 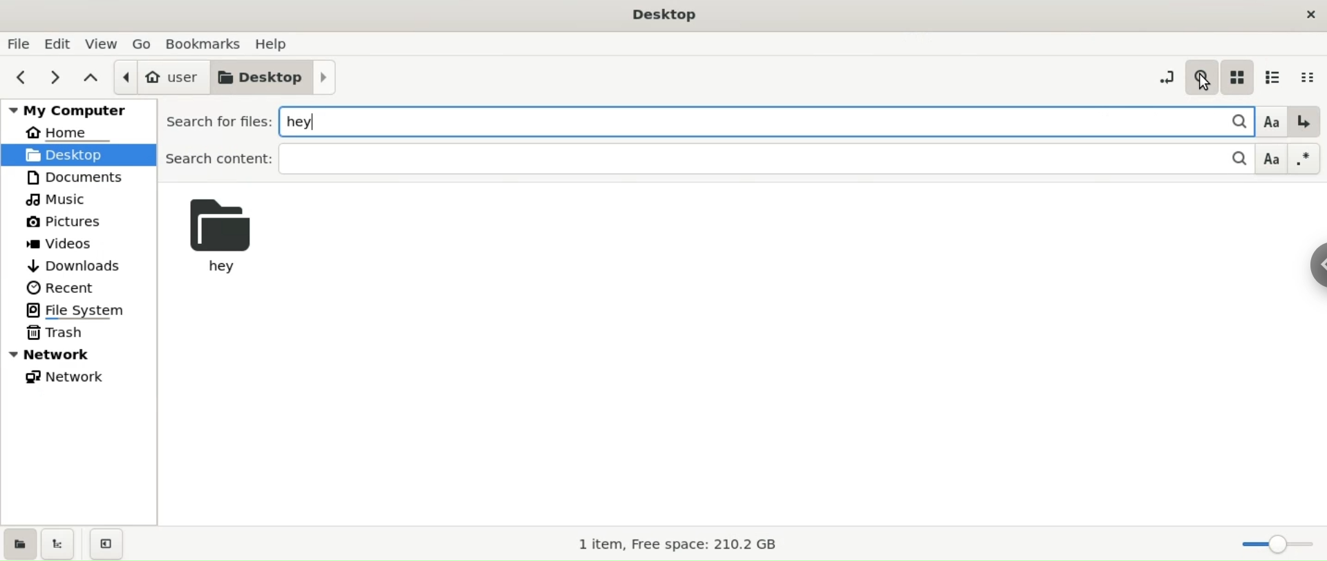 I want to click on sidebar, so click(x=1312, y=265).